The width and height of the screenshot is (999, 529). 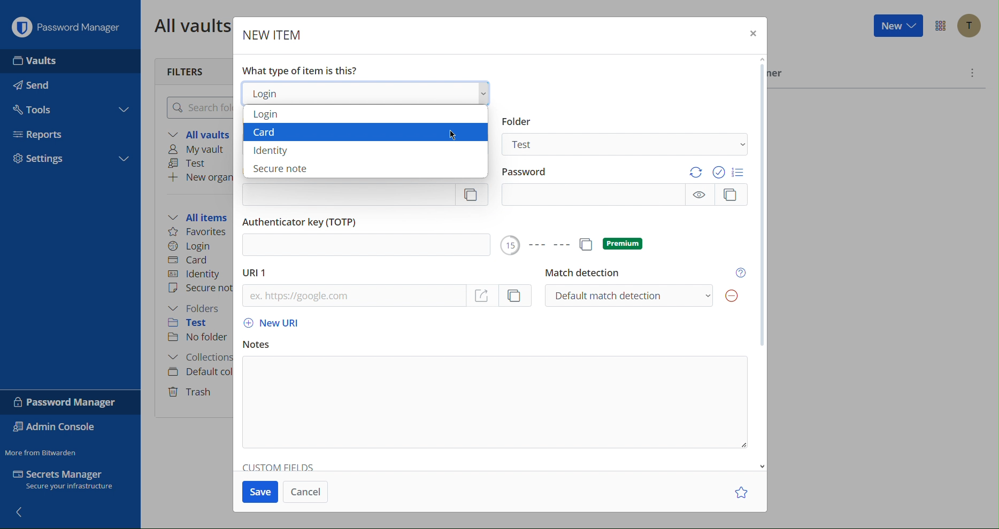 What do you see at coordinates (281, 169) in the screenshot?
I see `Secure note` at bounding box center [281, 169].